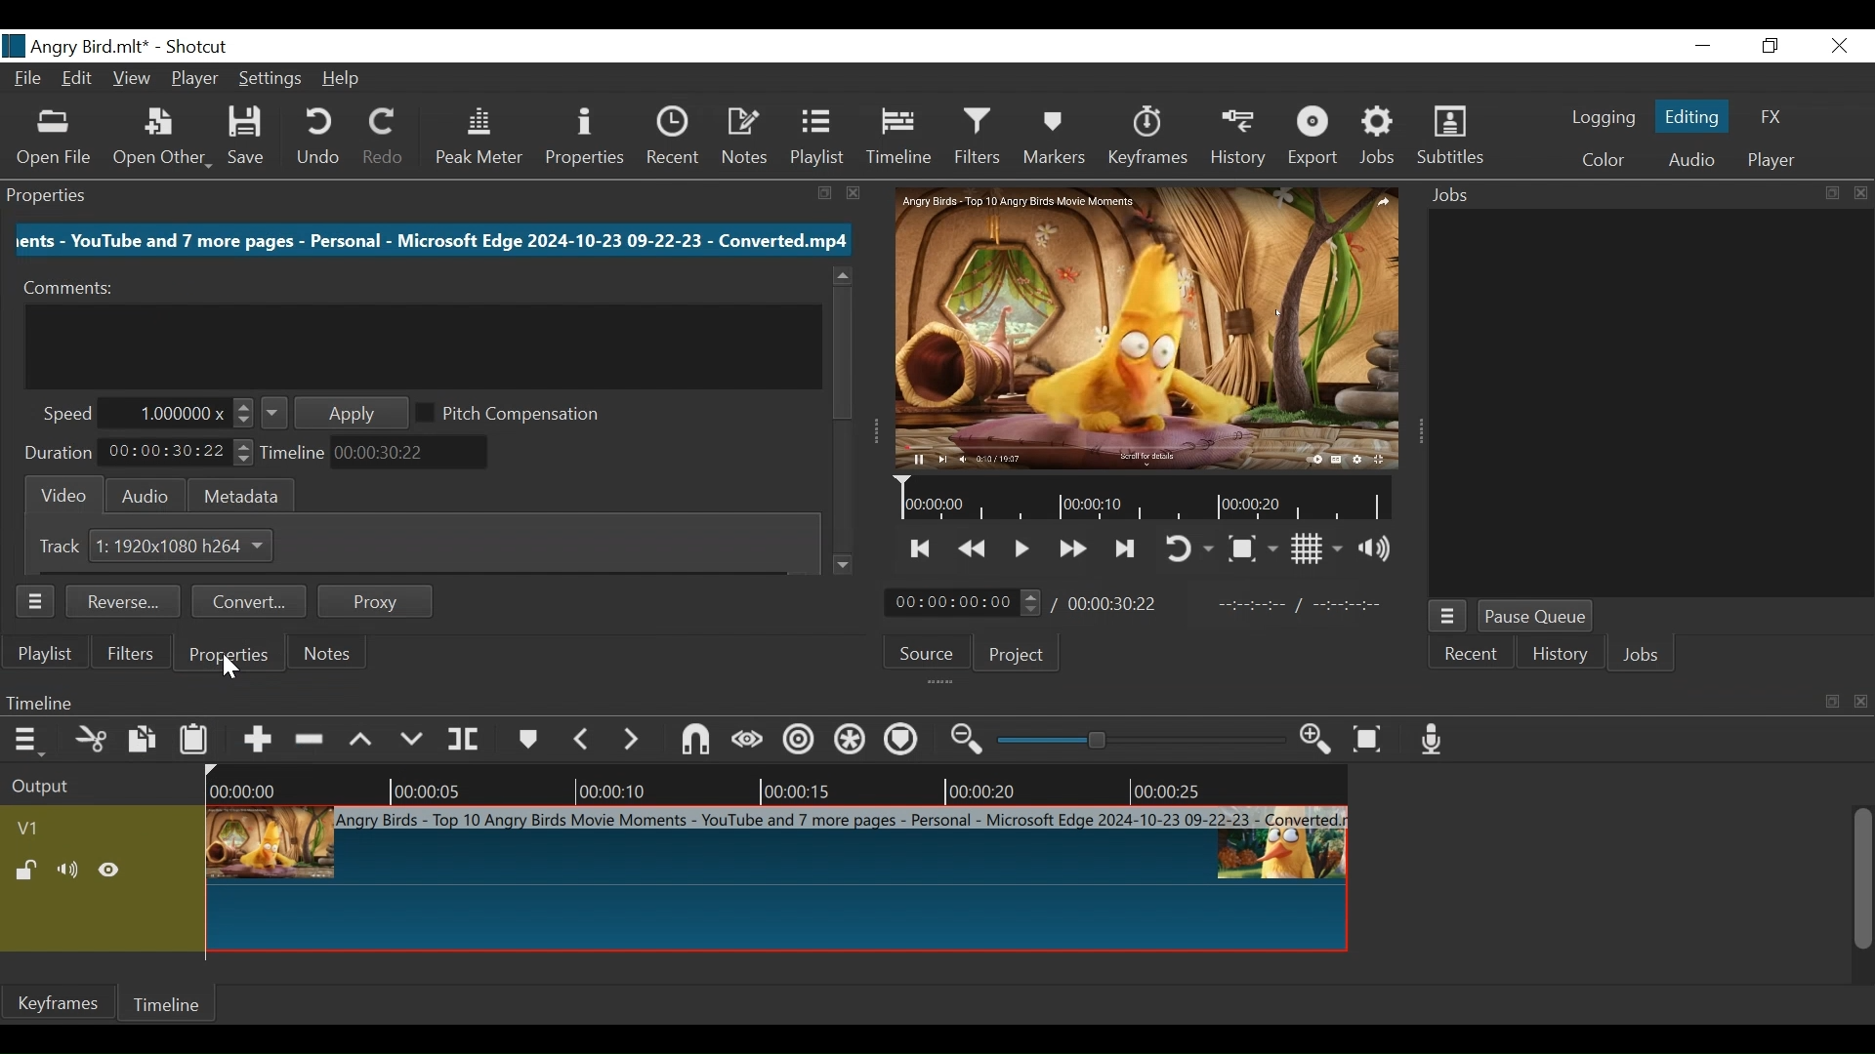 This screenshot has height=1054, width=1875. What do you see at coordinates (852, 743) in the screenshot?
I see `Ripple all tracks` at bounding box center [852, 743].